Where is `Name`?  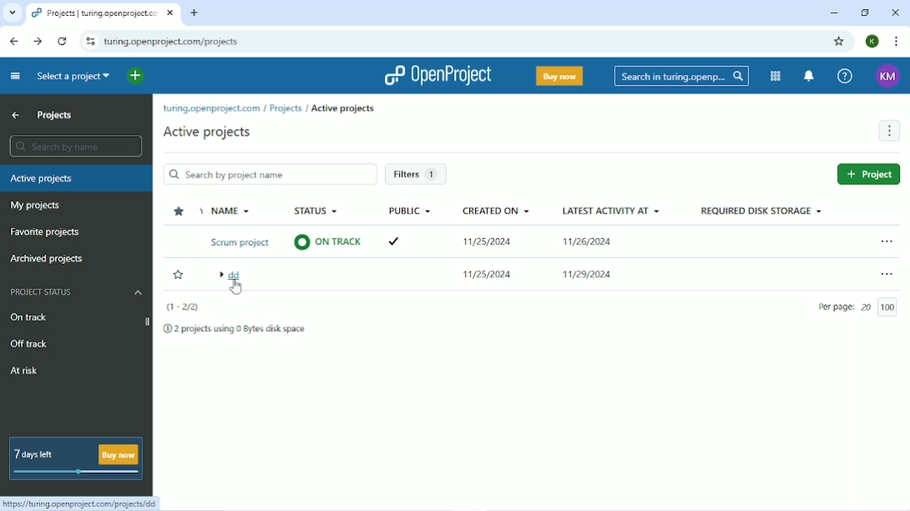
Name is located at coordinates (227, 212).